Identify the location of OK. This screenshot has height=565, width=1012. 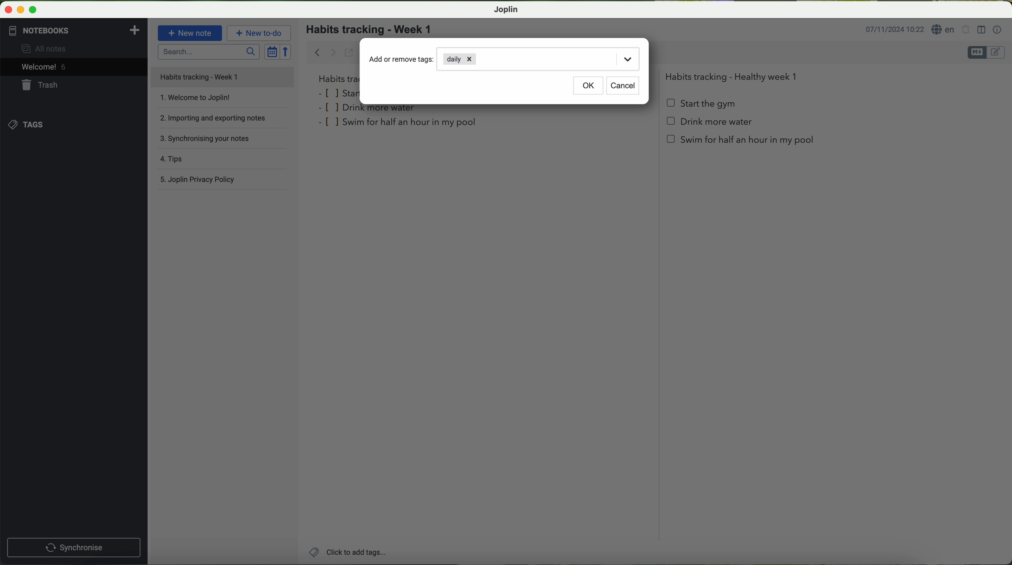
(589, 86).